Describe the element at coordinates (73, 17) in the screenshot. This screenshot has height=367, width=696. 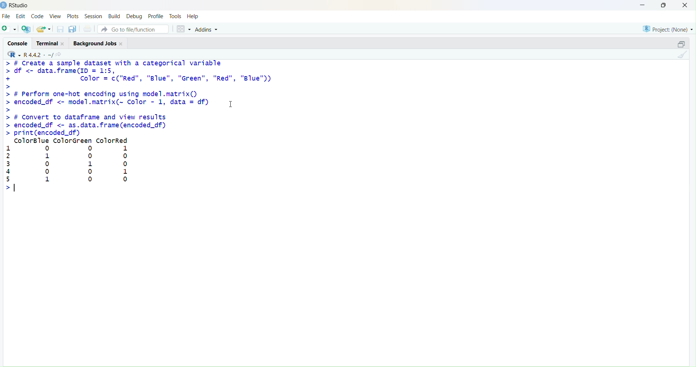
I see `plots` at that location.